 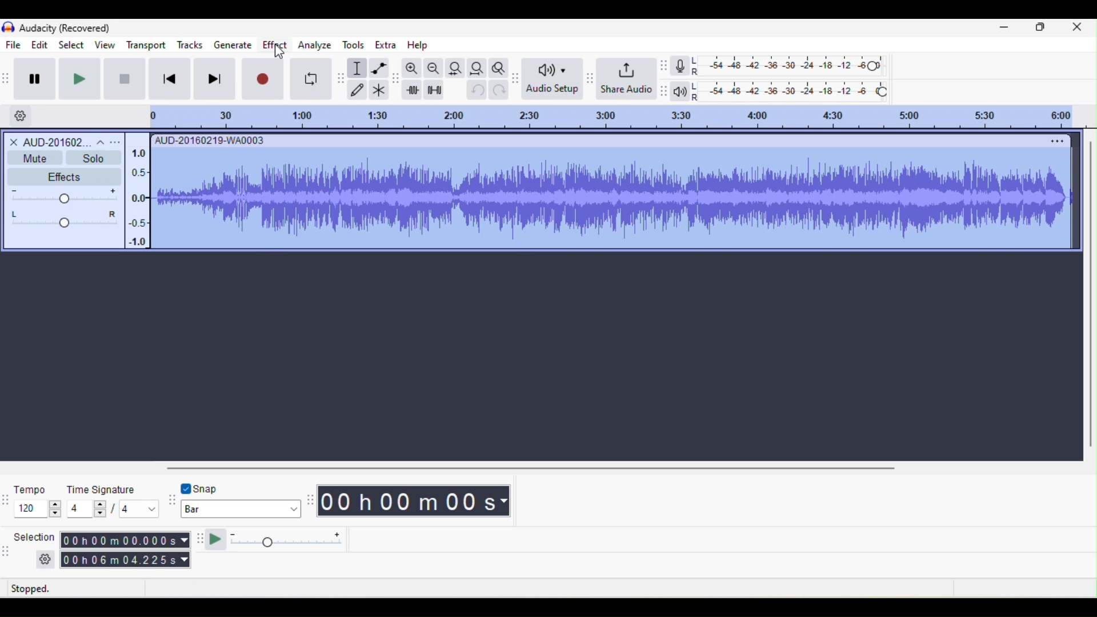 What do you see at coordinates (170, 502) in the screenshot?
I see `audacity snapping toolbar` at bounding box center [170, 502].